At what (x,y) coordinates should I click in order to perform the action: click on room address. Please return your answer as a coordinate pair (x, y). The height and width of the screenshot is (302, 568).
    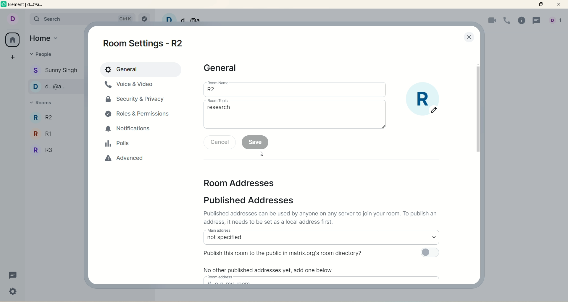
    Looking at the image, I should click on (221, 277).